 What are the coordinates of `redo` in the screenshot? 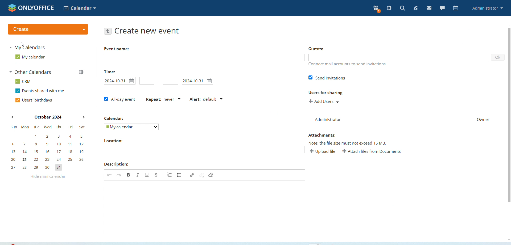 It's located at (120, 175).